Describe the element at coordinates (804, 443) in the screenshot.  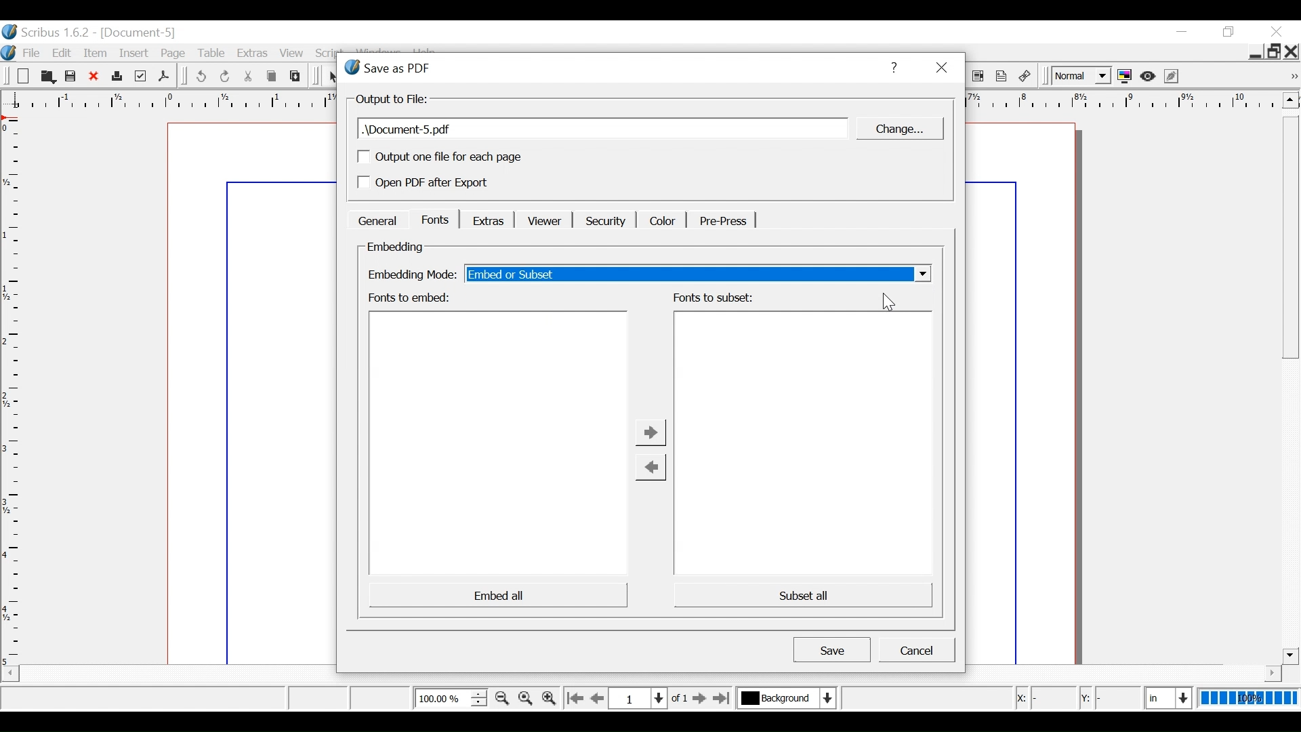
I see `Subset Preview` at that location.